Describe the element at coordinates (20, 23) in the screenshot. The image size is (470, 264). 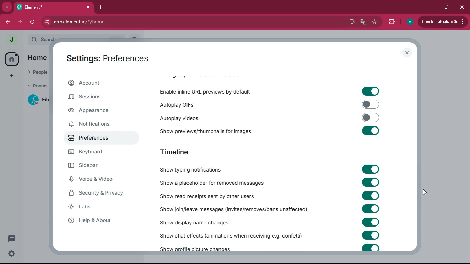
I see `forward` at that location.